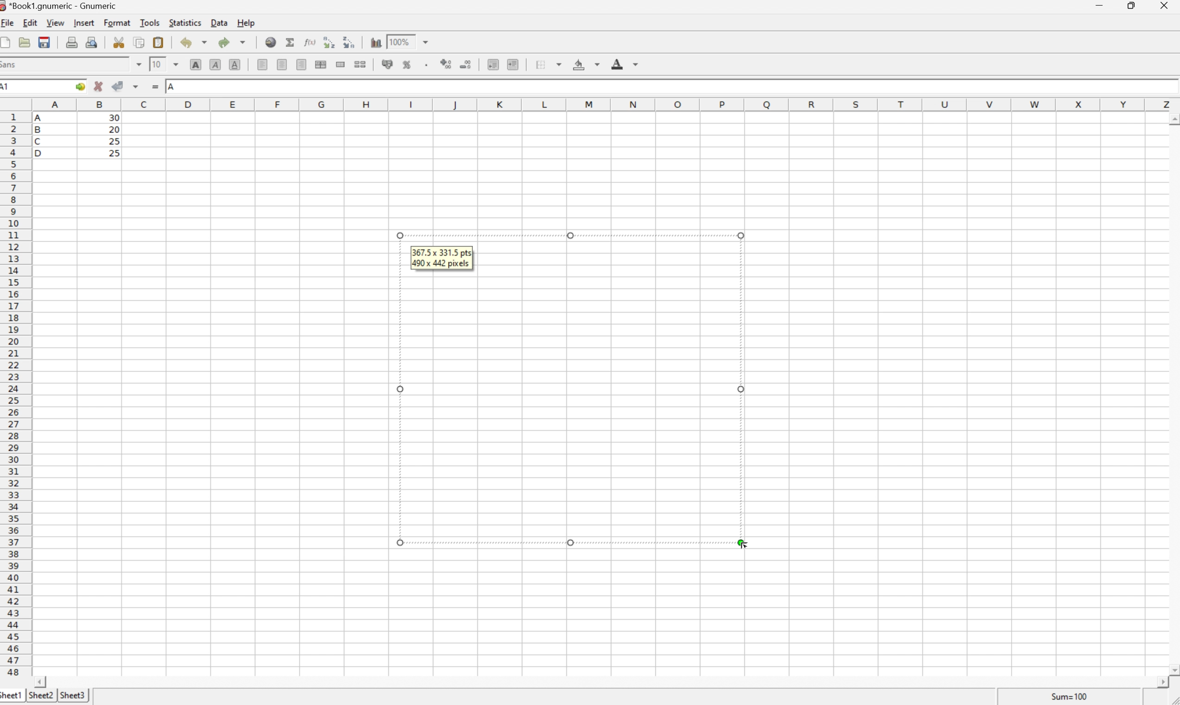 This screenshot has width=1180, height=705. Describe the element at coordinates (74, 694) in the screenshot. I see `Sheet3` at that location.